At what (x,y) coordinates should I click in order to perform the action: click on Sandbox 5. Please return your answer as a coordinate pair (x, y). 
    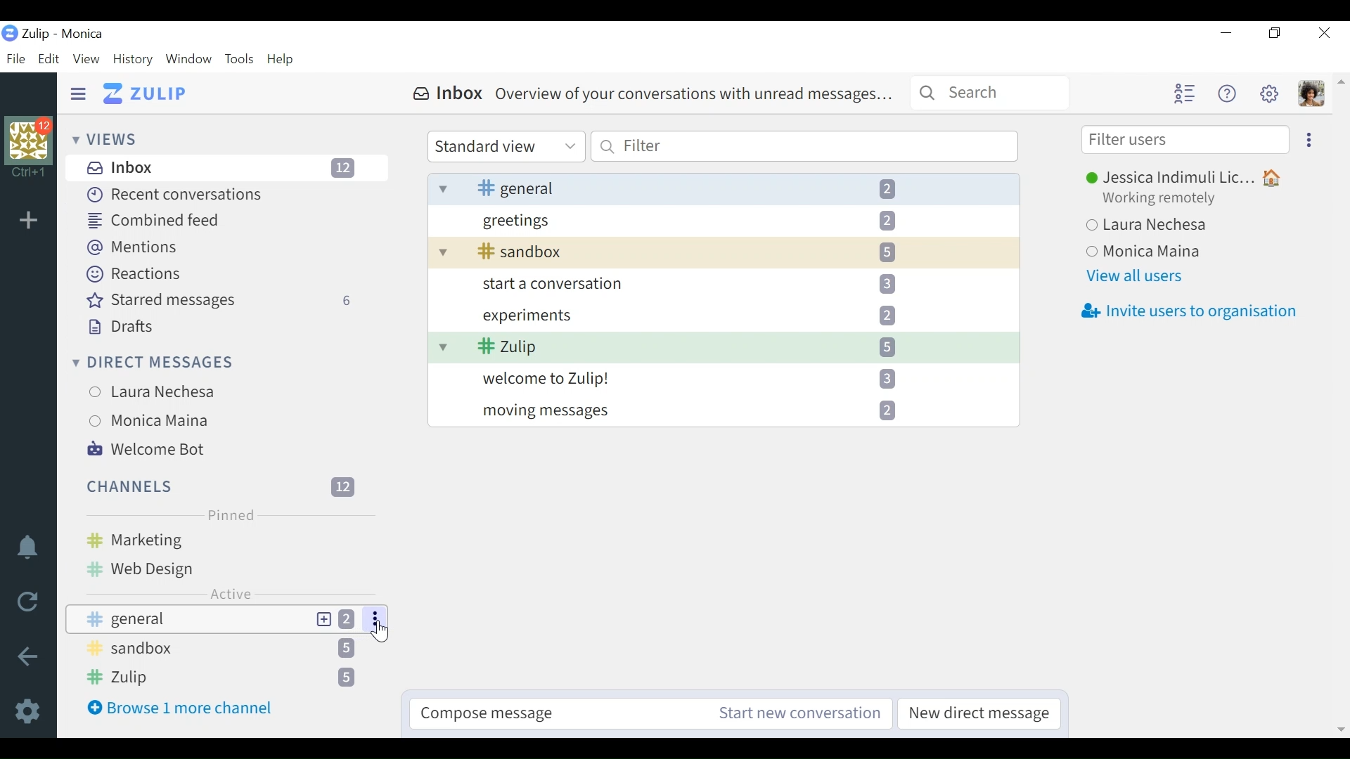
    Looking at the image, I should click on (723, 252).